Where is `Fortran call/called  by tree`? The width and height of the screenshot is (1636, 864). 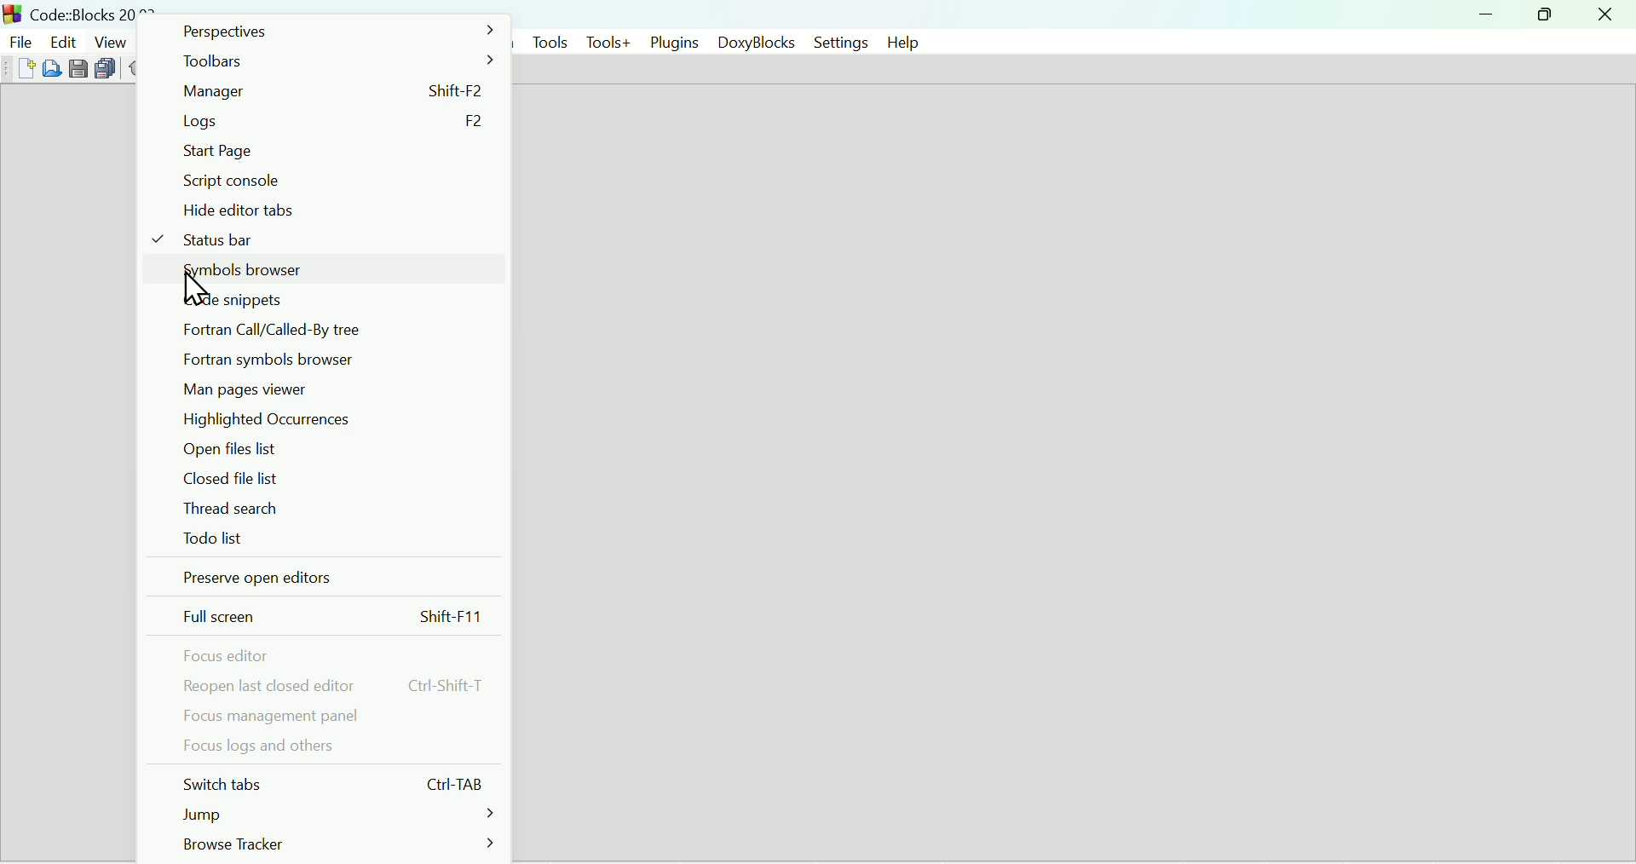
Fortran call/called  by tree is located at coordinates (331, 330).